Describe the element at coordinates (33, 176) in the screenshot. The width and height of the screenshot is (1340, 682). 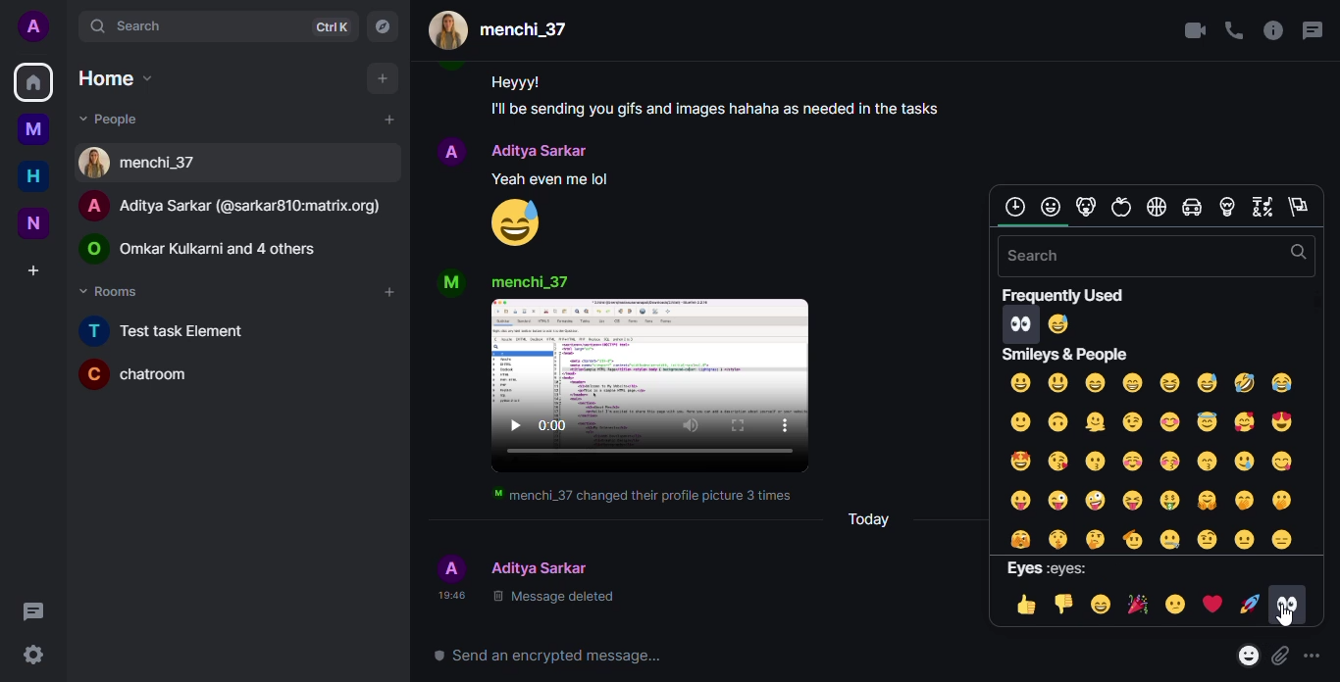
I see `home` at that location.